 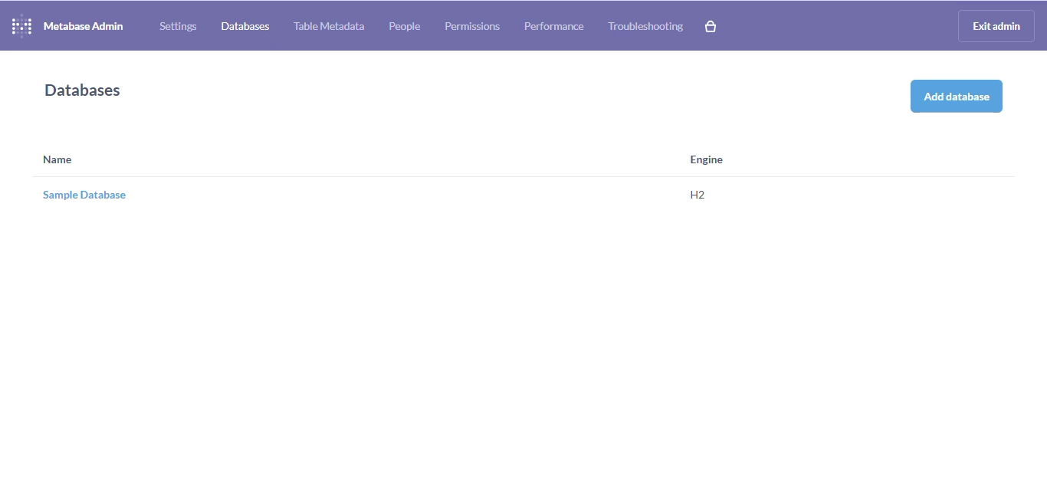 I want to click on databases, so click(x=83, y=90).